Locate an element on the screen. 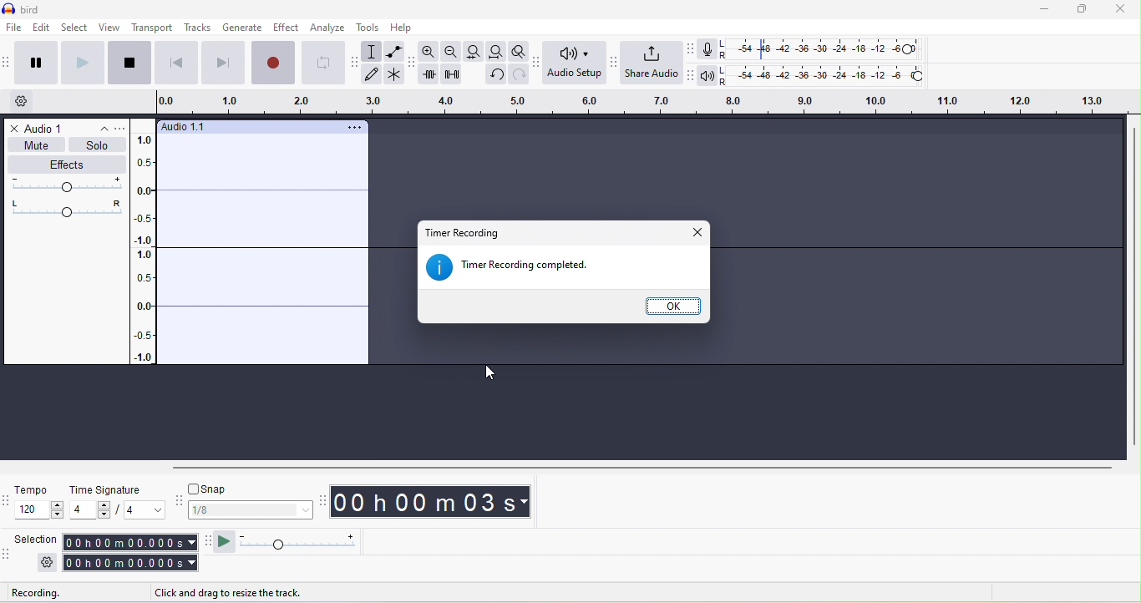 The width and height of the screenshot is (1141, 603). effect is located at coordinates (284, 28).